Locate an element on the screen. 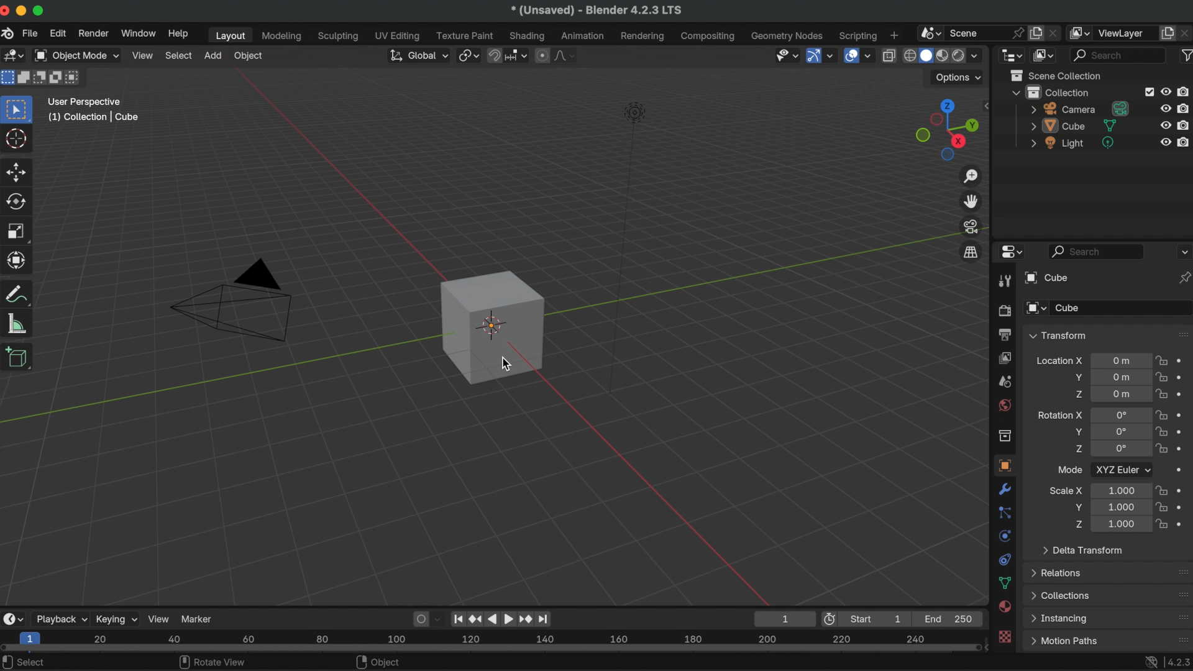 This screenshot has width=1193, height=671. minimize is located at coordinates (24, 11).